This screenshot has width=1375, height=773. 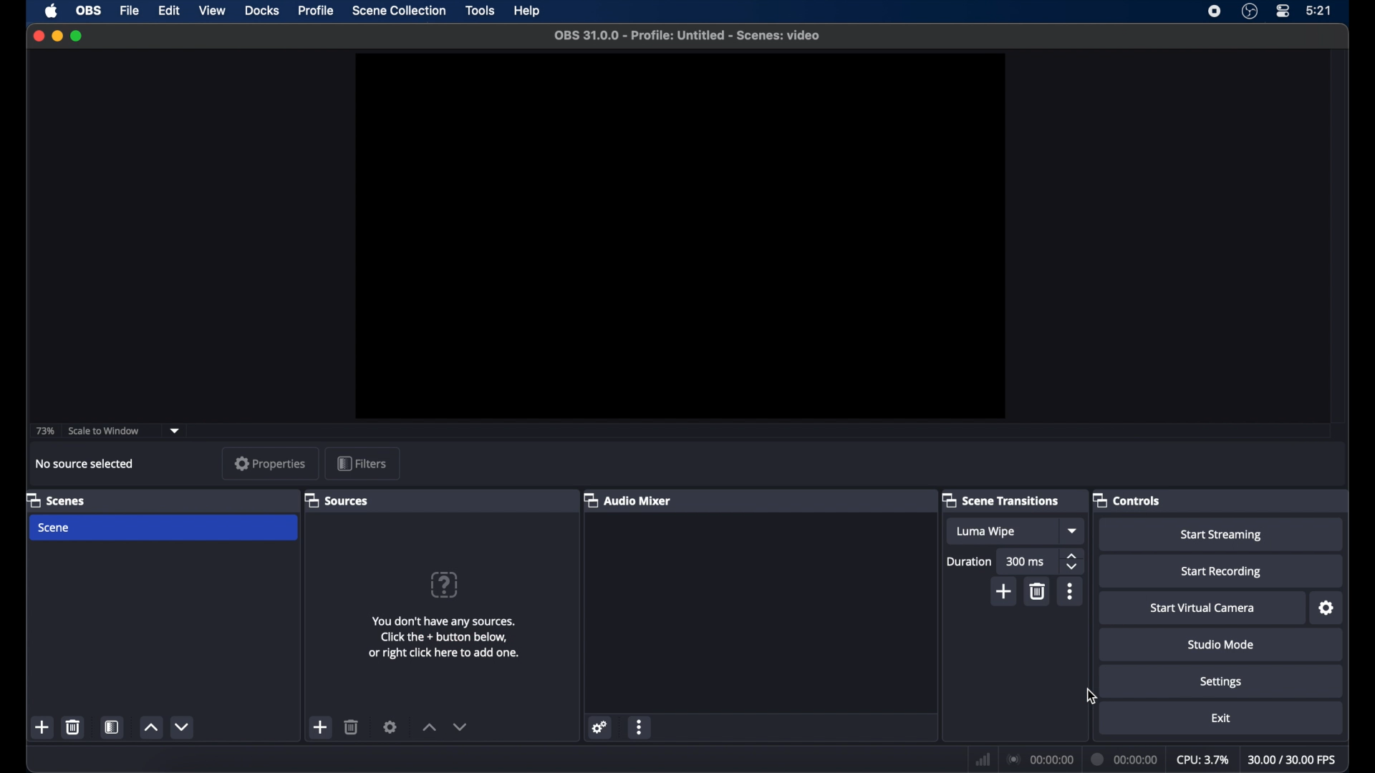 I want to click on filters, so click(x=361, y=462).